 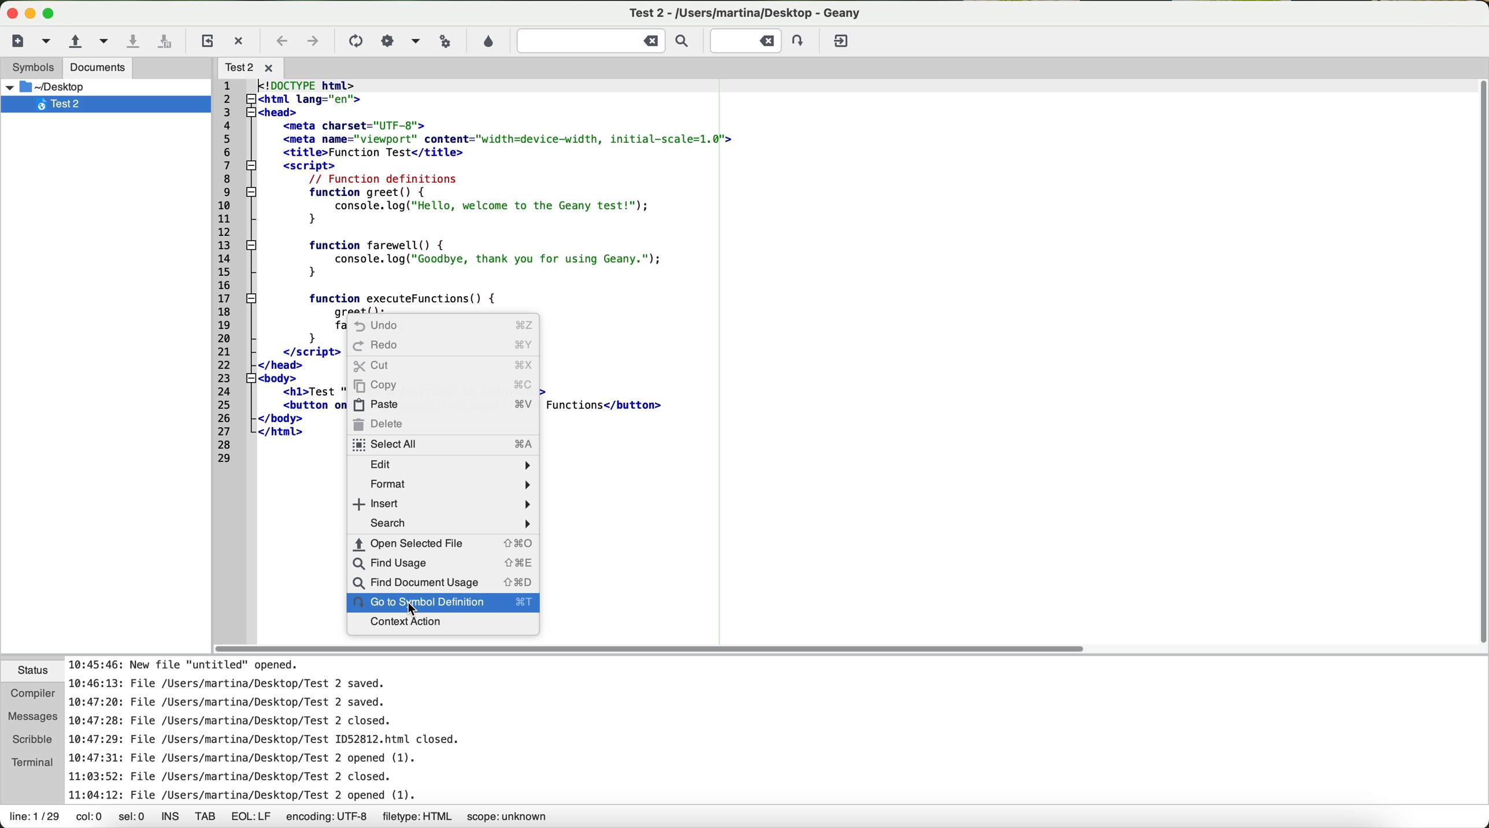 I want to click on delete, so click(x=380, y=423).